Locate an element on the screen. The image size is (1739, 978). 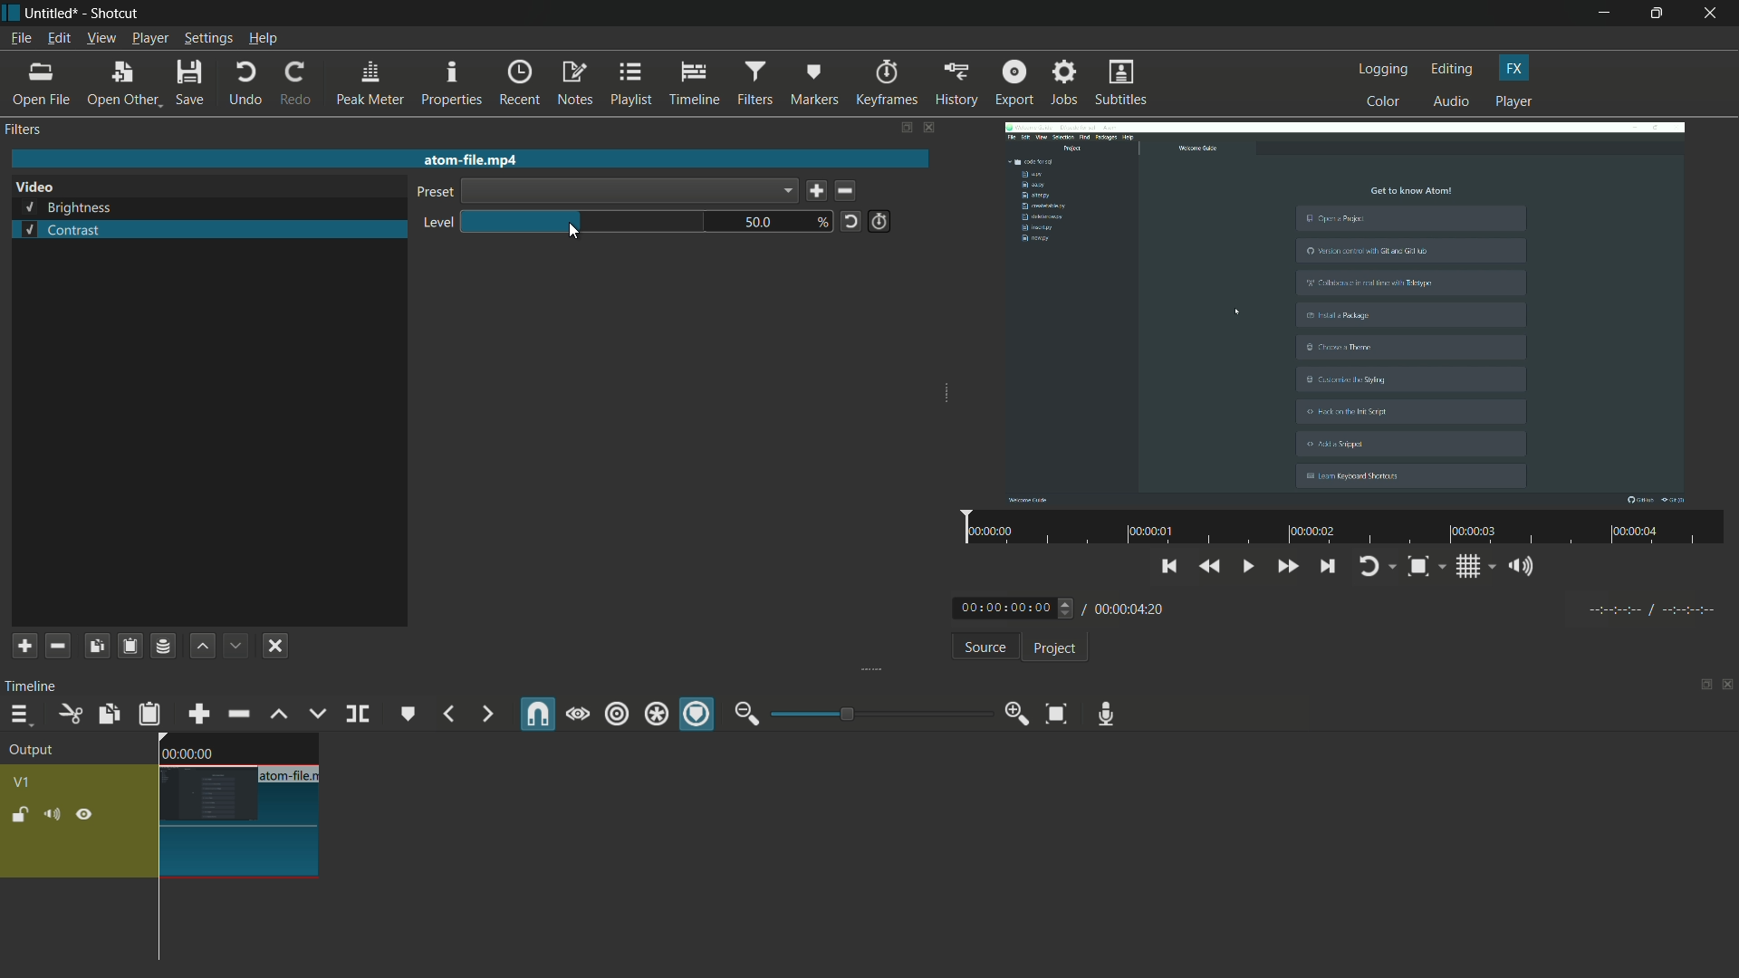
reset to default is located at coordinates (850, 220).